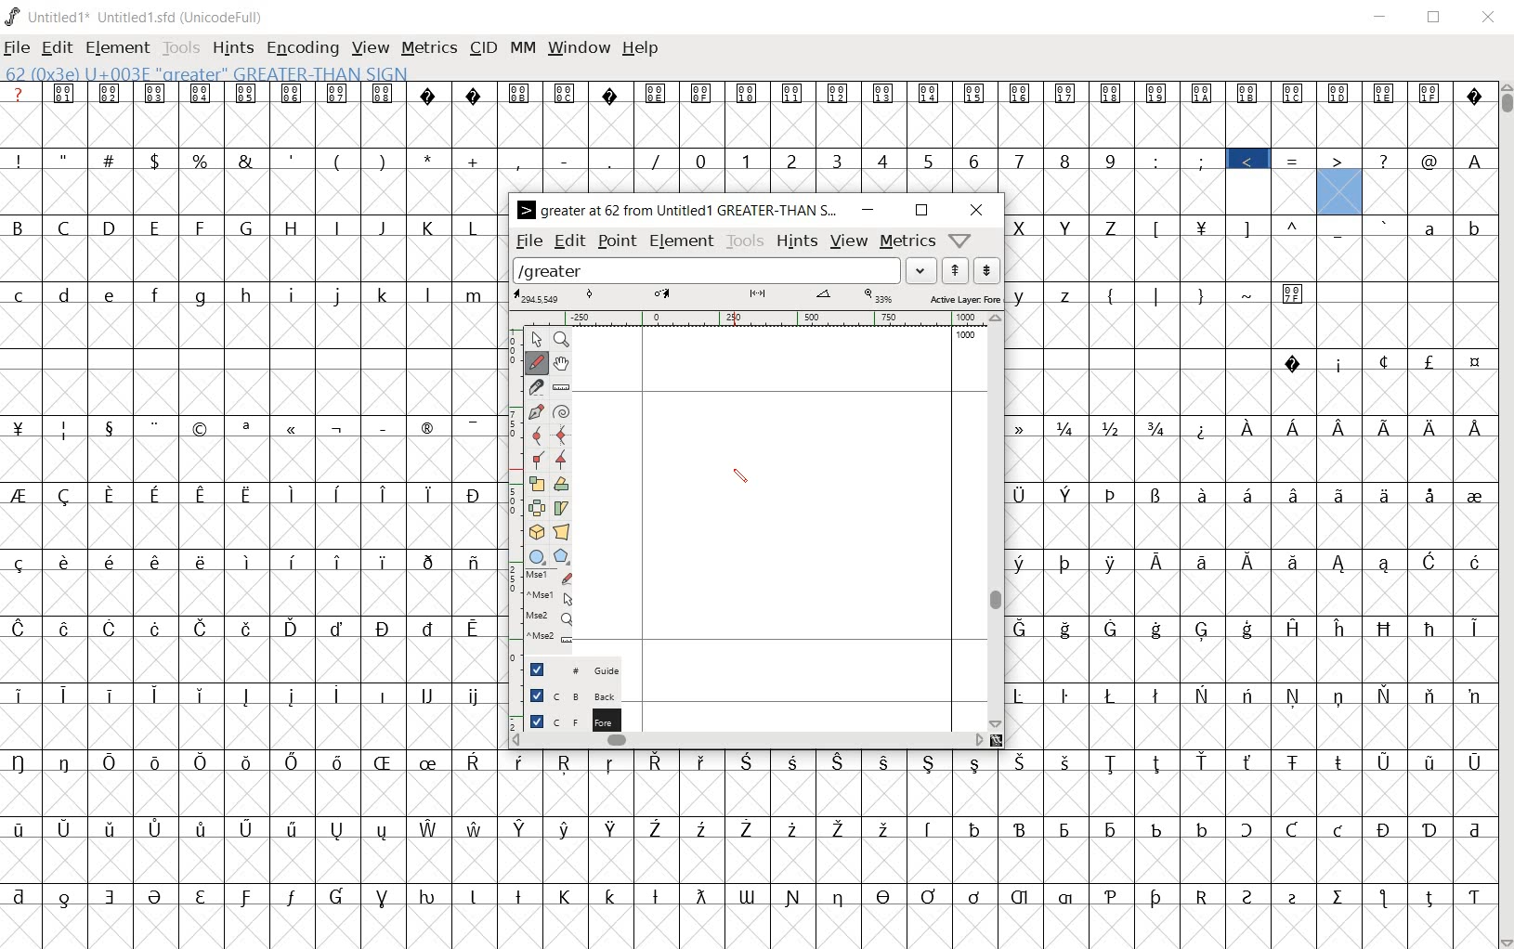  What do you see at coordinates (482, 46) in the screenshot?
I see `cid` at bounding box center [482, 46].